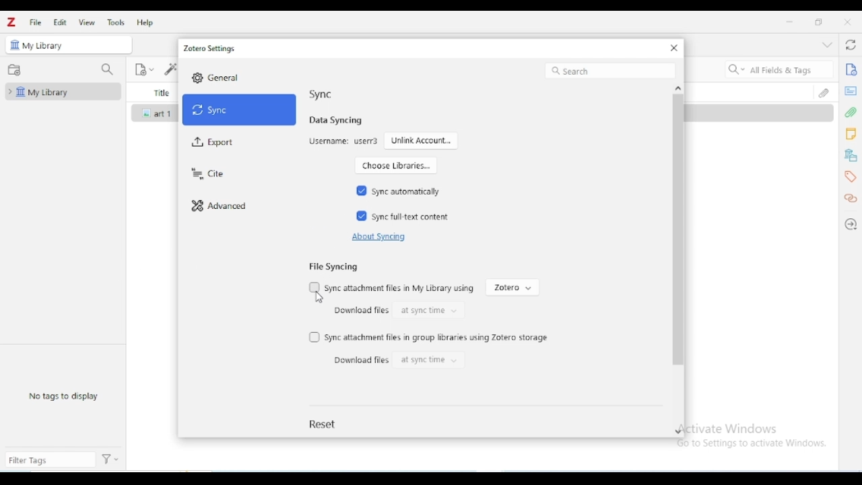 The image size is (862, 485). I want to click on my library, so click(61, 92).